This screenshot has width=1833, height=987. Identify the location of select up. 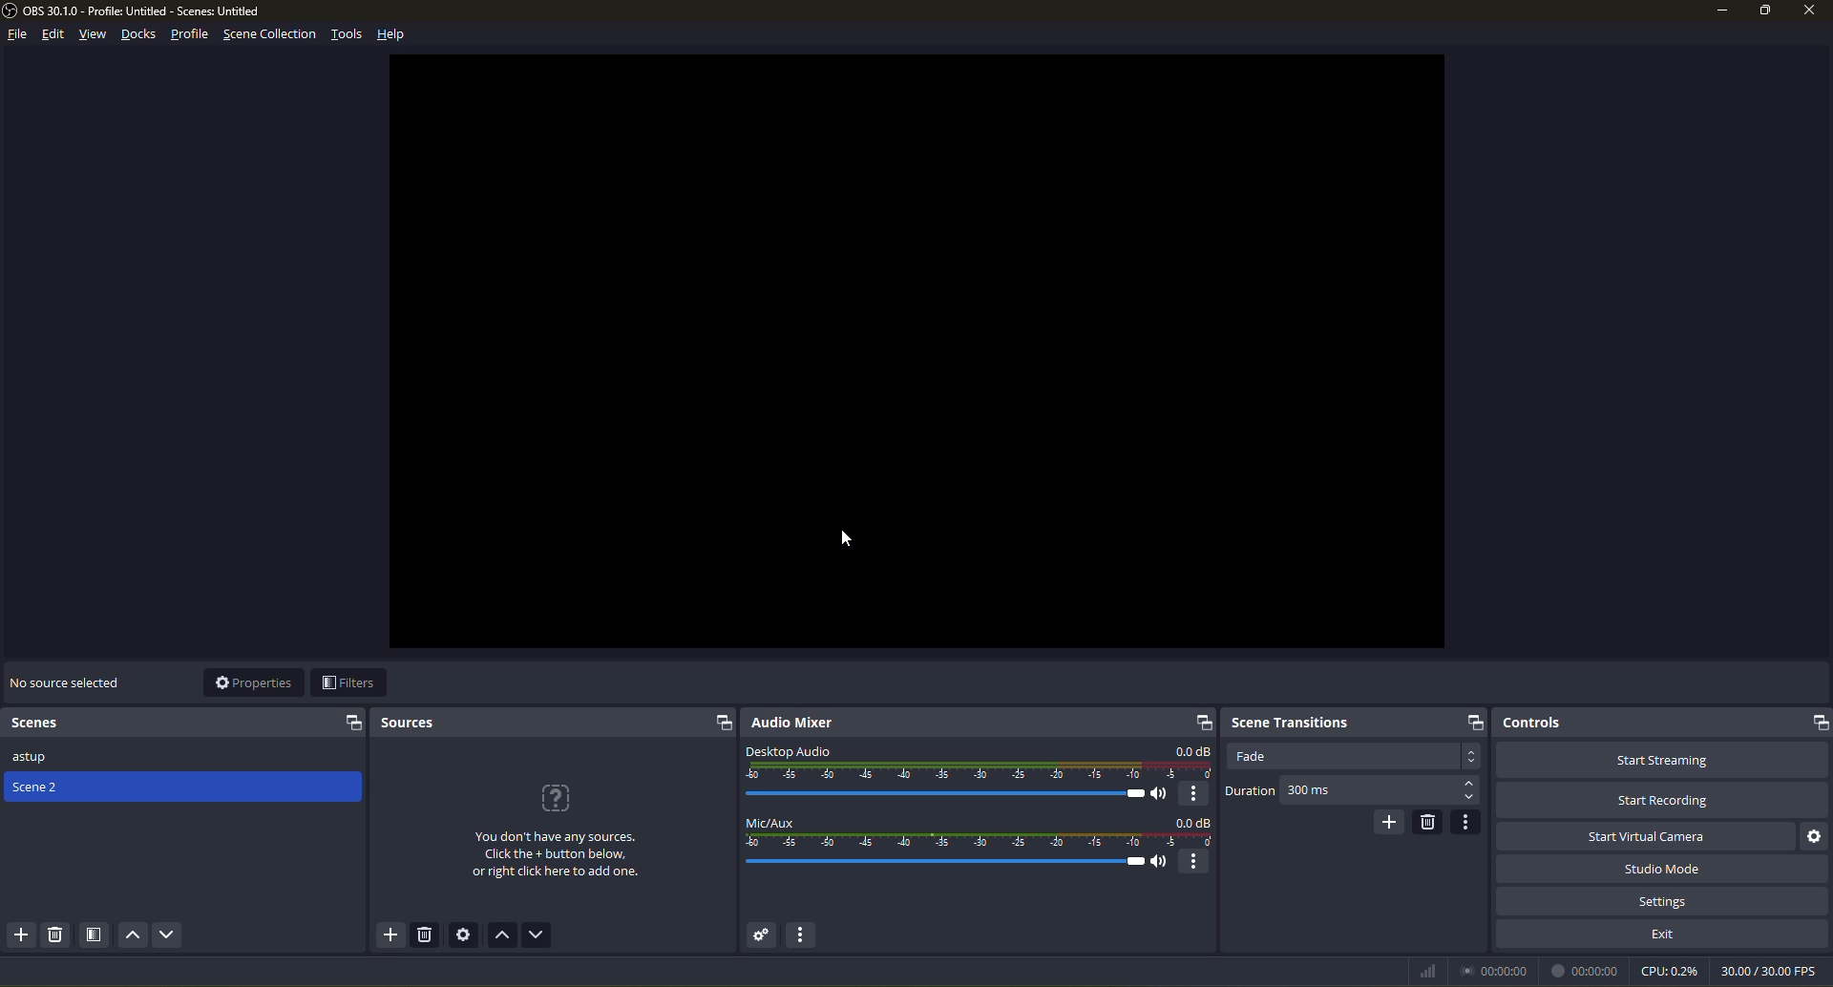
(1470, 781).